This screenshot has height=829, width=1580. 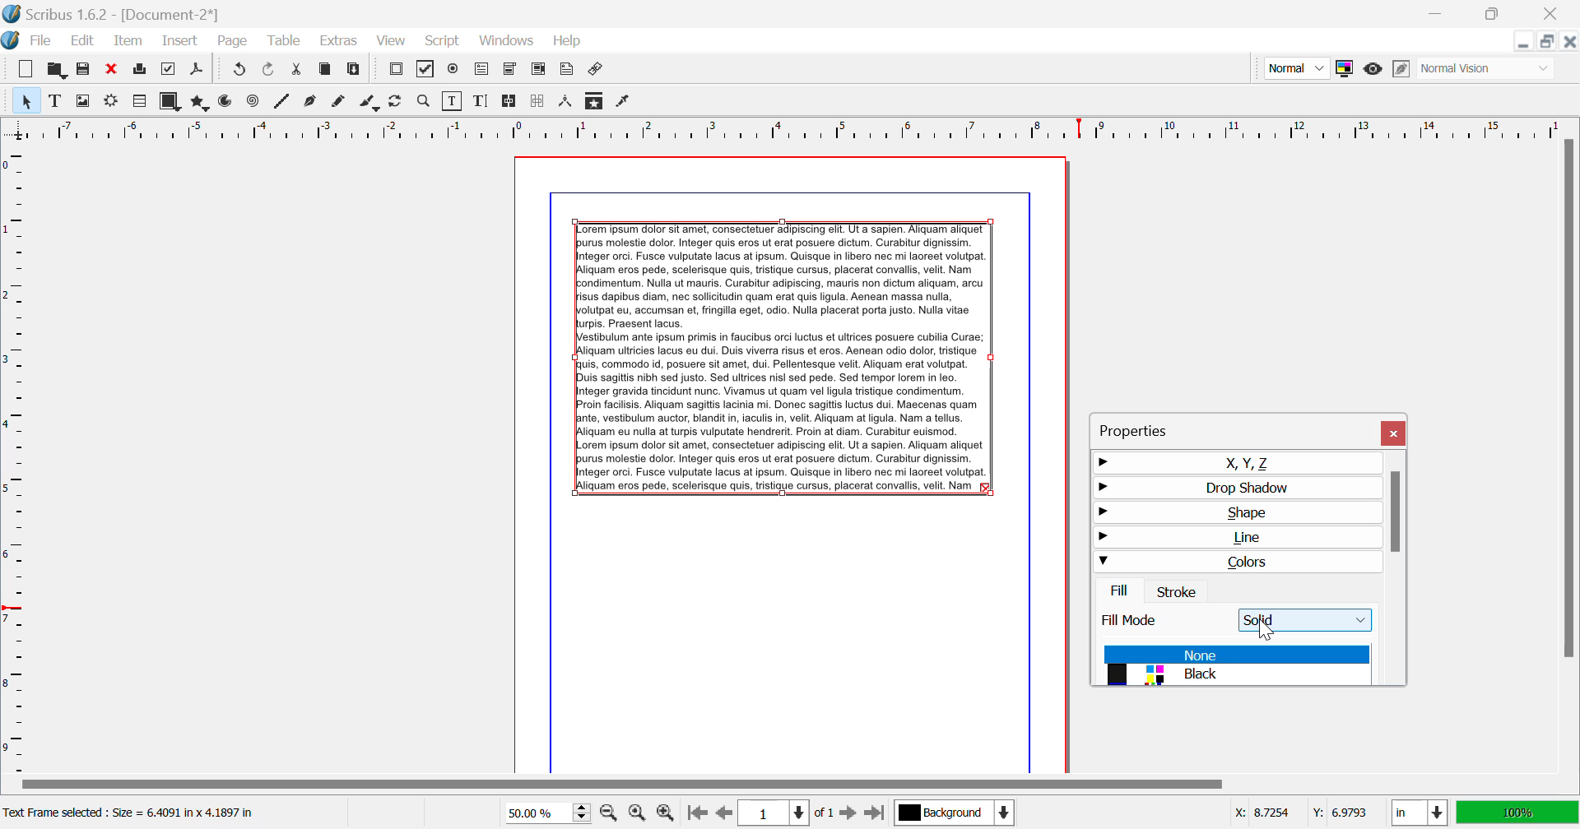 What do you see at coordinates (566, 71) in the screenshot?
I see `Text Annotation` at bounding box center [566, 71].